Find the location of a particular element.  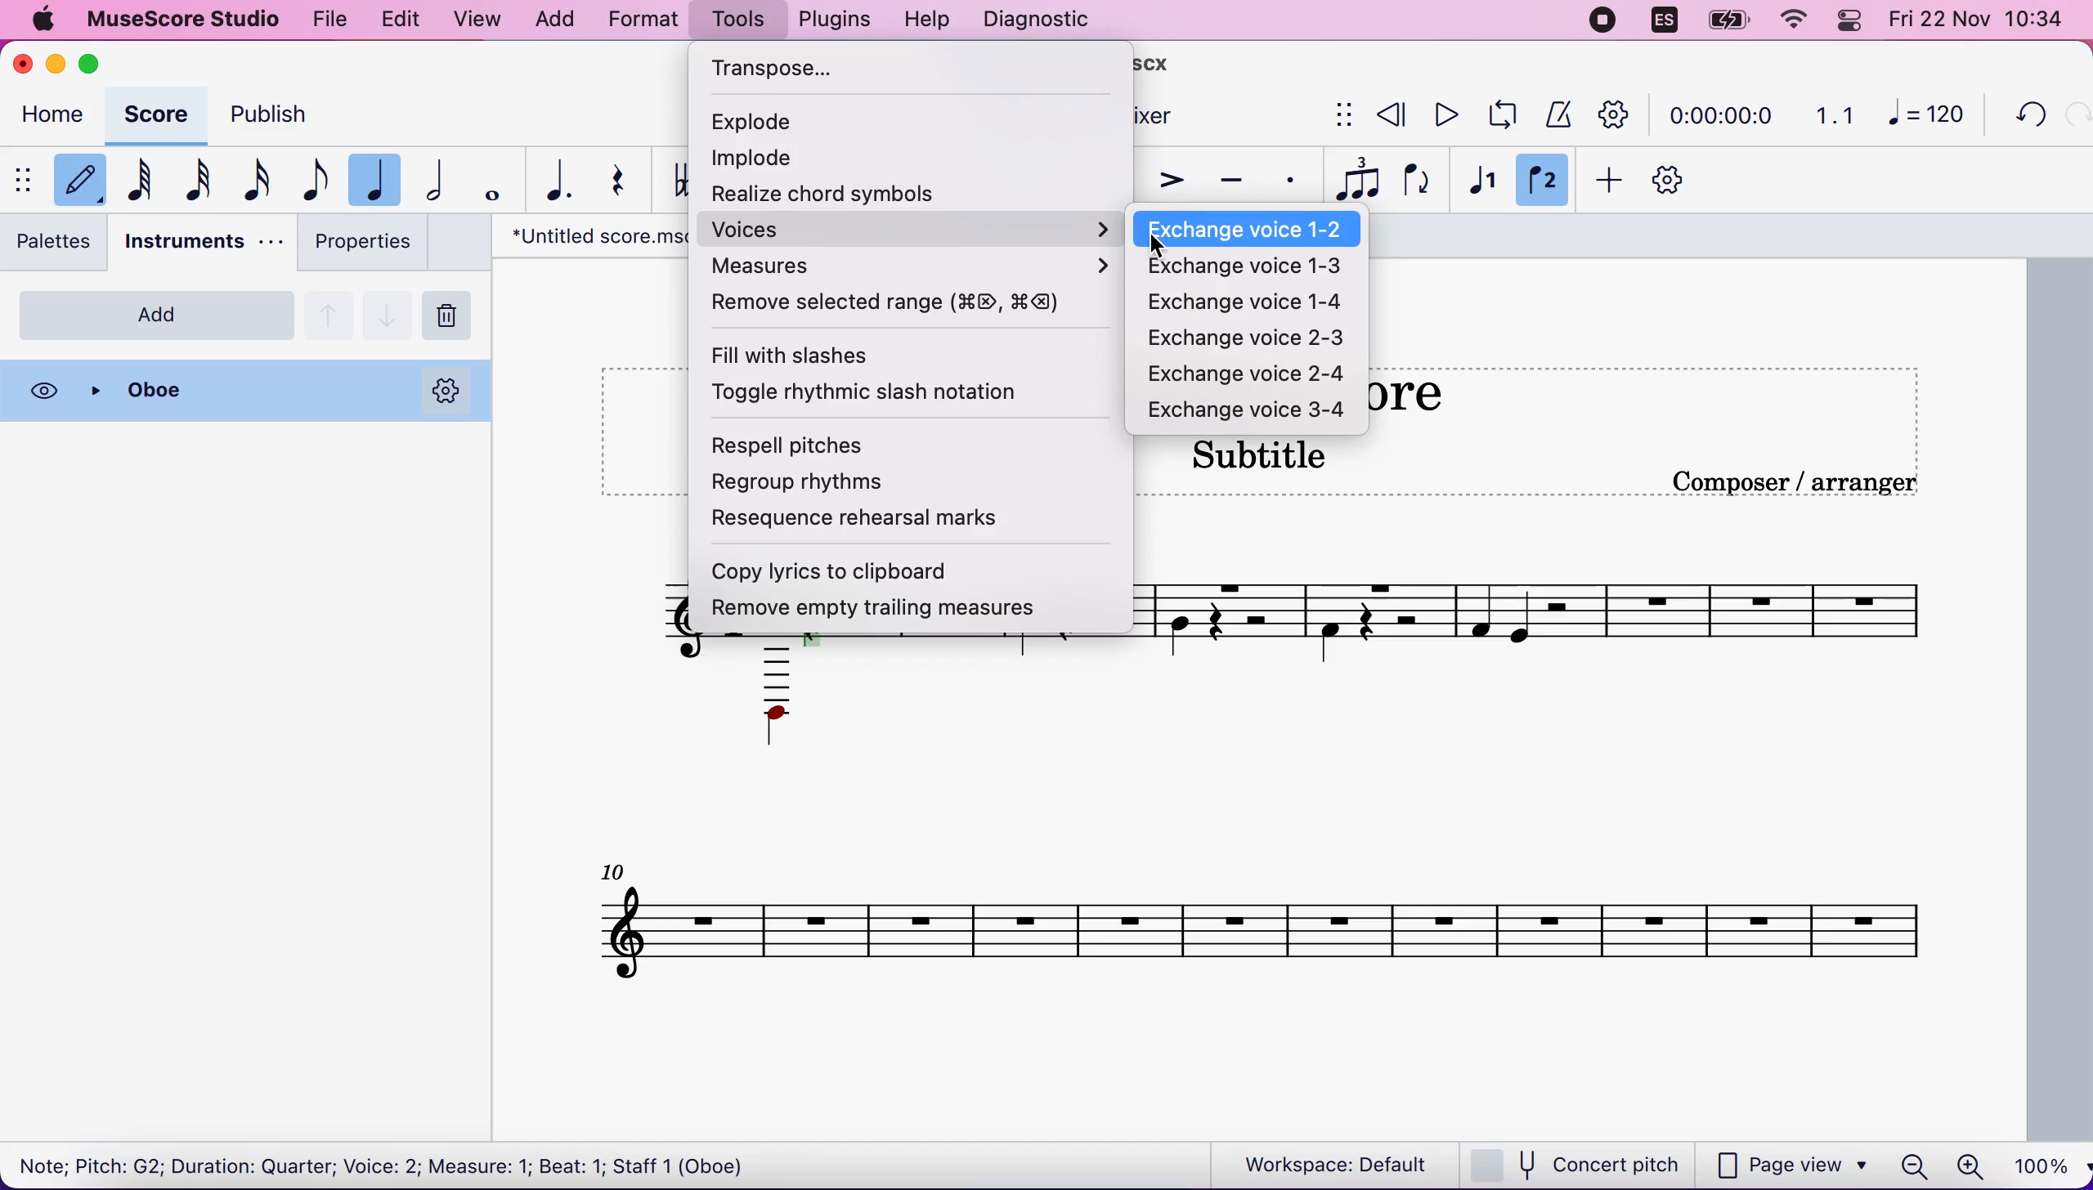

exchange voice 2-3 is located at coordinates (1252, 339).